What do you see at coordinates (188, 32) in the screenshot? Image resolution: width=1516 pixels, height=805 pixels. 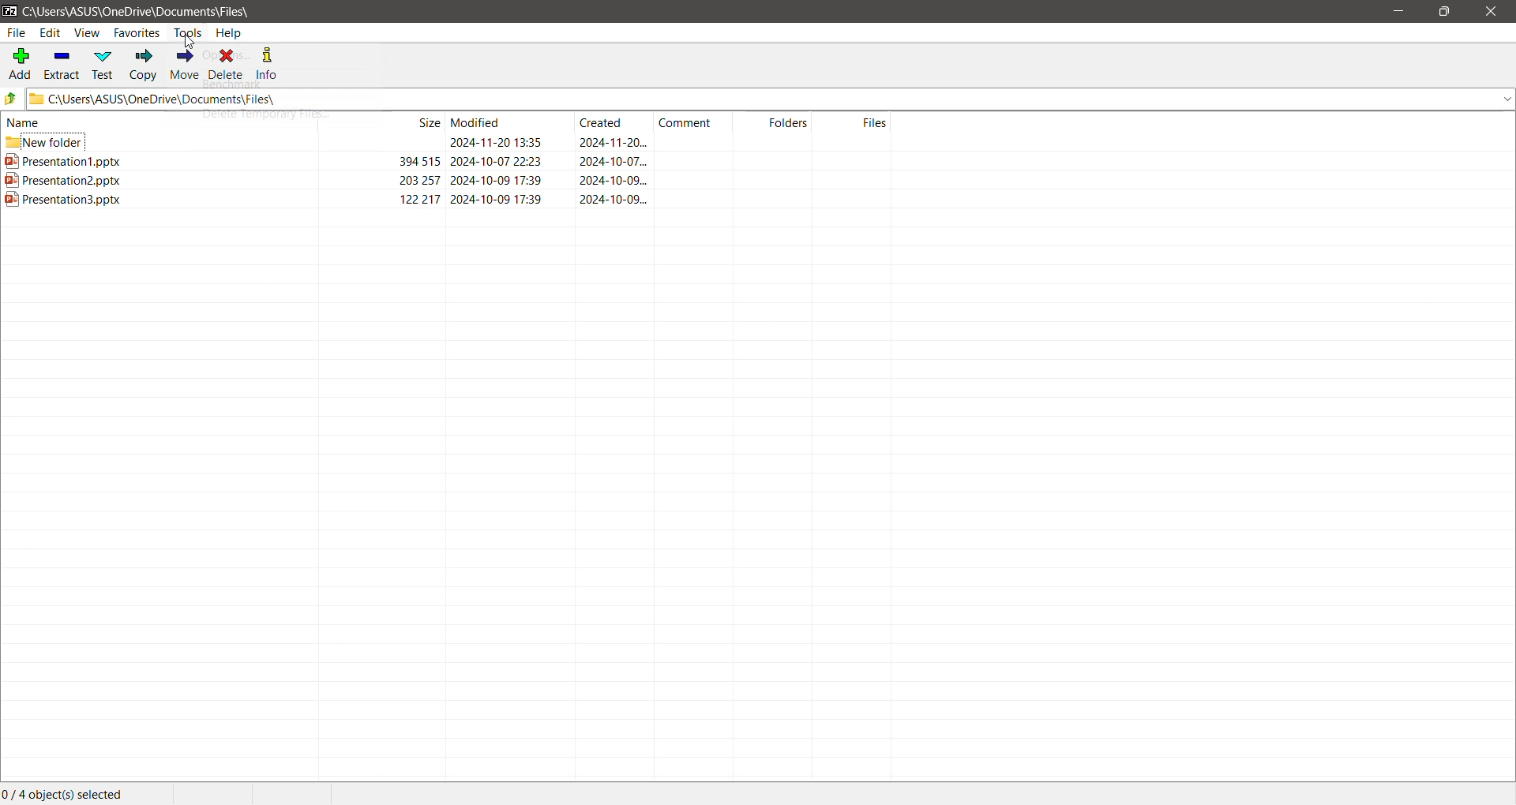 I see `Tools` at bounding box center [188, 32].